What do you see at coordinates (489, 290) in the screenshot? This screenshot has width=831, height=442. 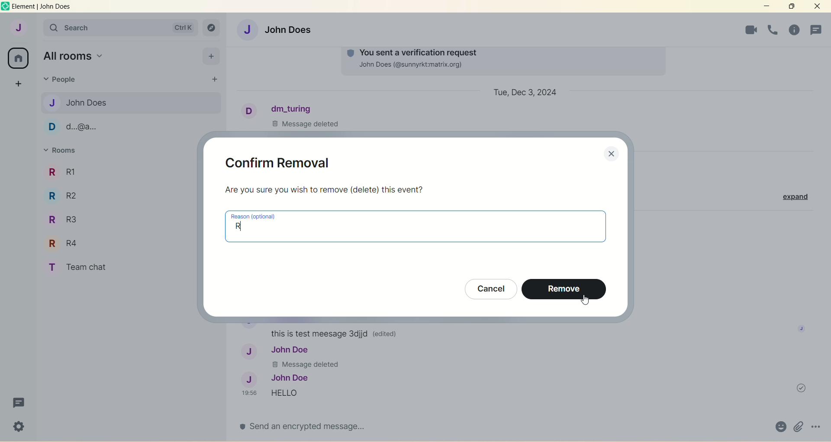 I see `cancel` at bounding box center [489, 290].